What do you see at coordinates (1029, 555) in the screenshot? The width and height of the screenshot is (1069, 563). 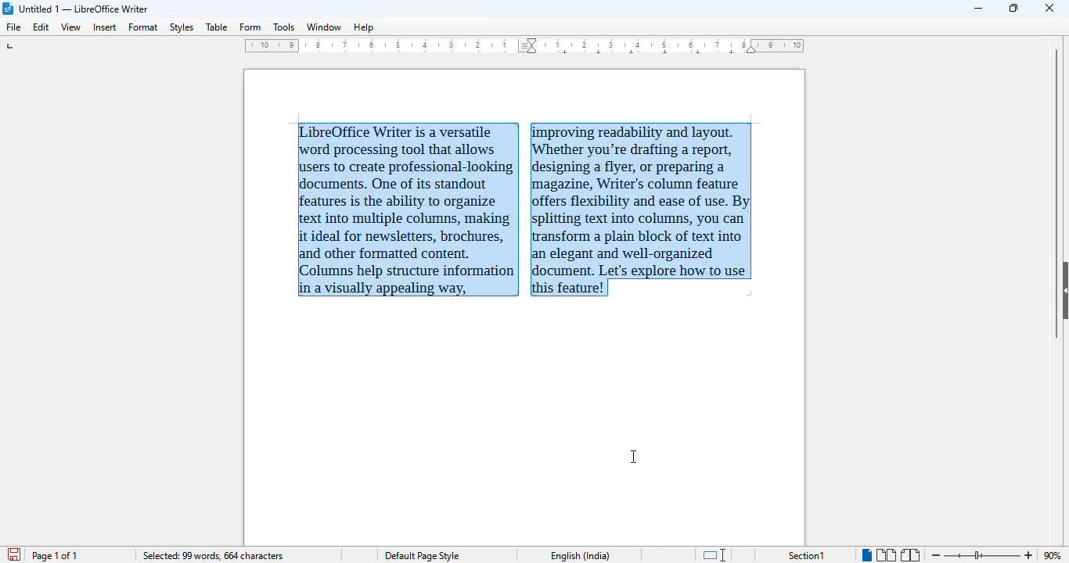 I see `zoom in` at bounding box center [1029, 555].